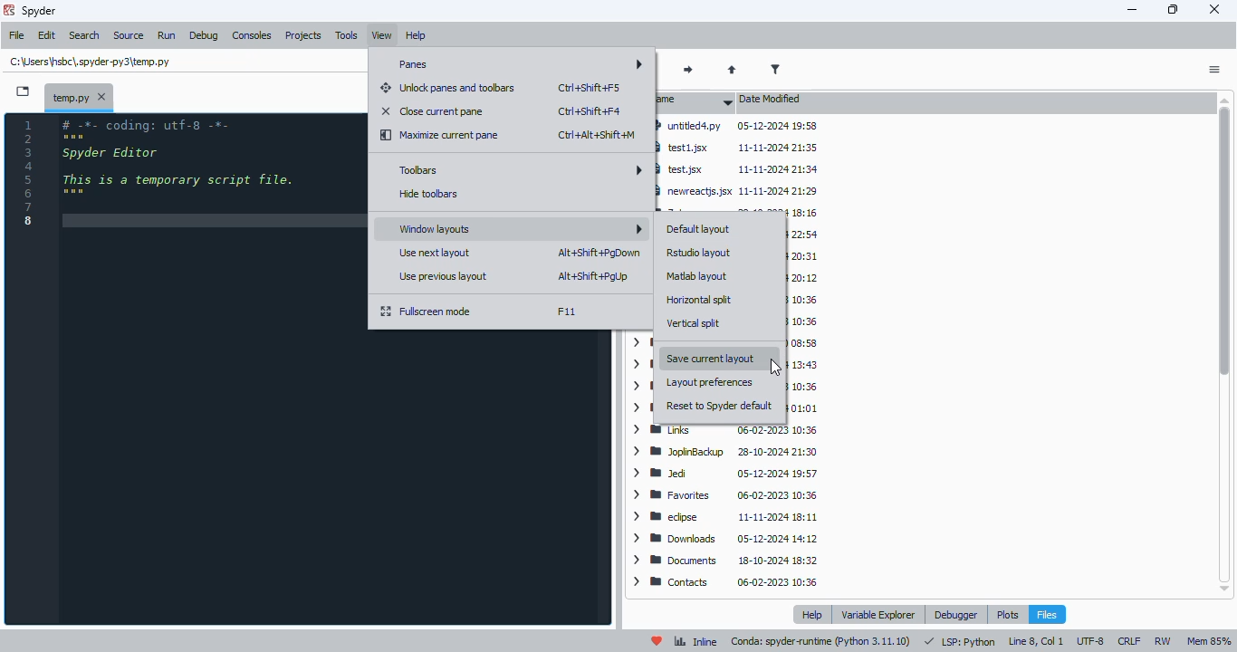 The width and height of the screenshot is (1237, 652). Describe the element at coordinates (773, 100) in the screenshot. I see `date modified` at that location.